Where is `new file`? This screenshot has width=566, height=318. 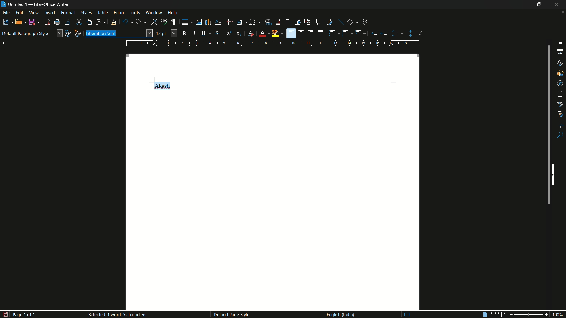 new file is located at coordinates (5, 22).